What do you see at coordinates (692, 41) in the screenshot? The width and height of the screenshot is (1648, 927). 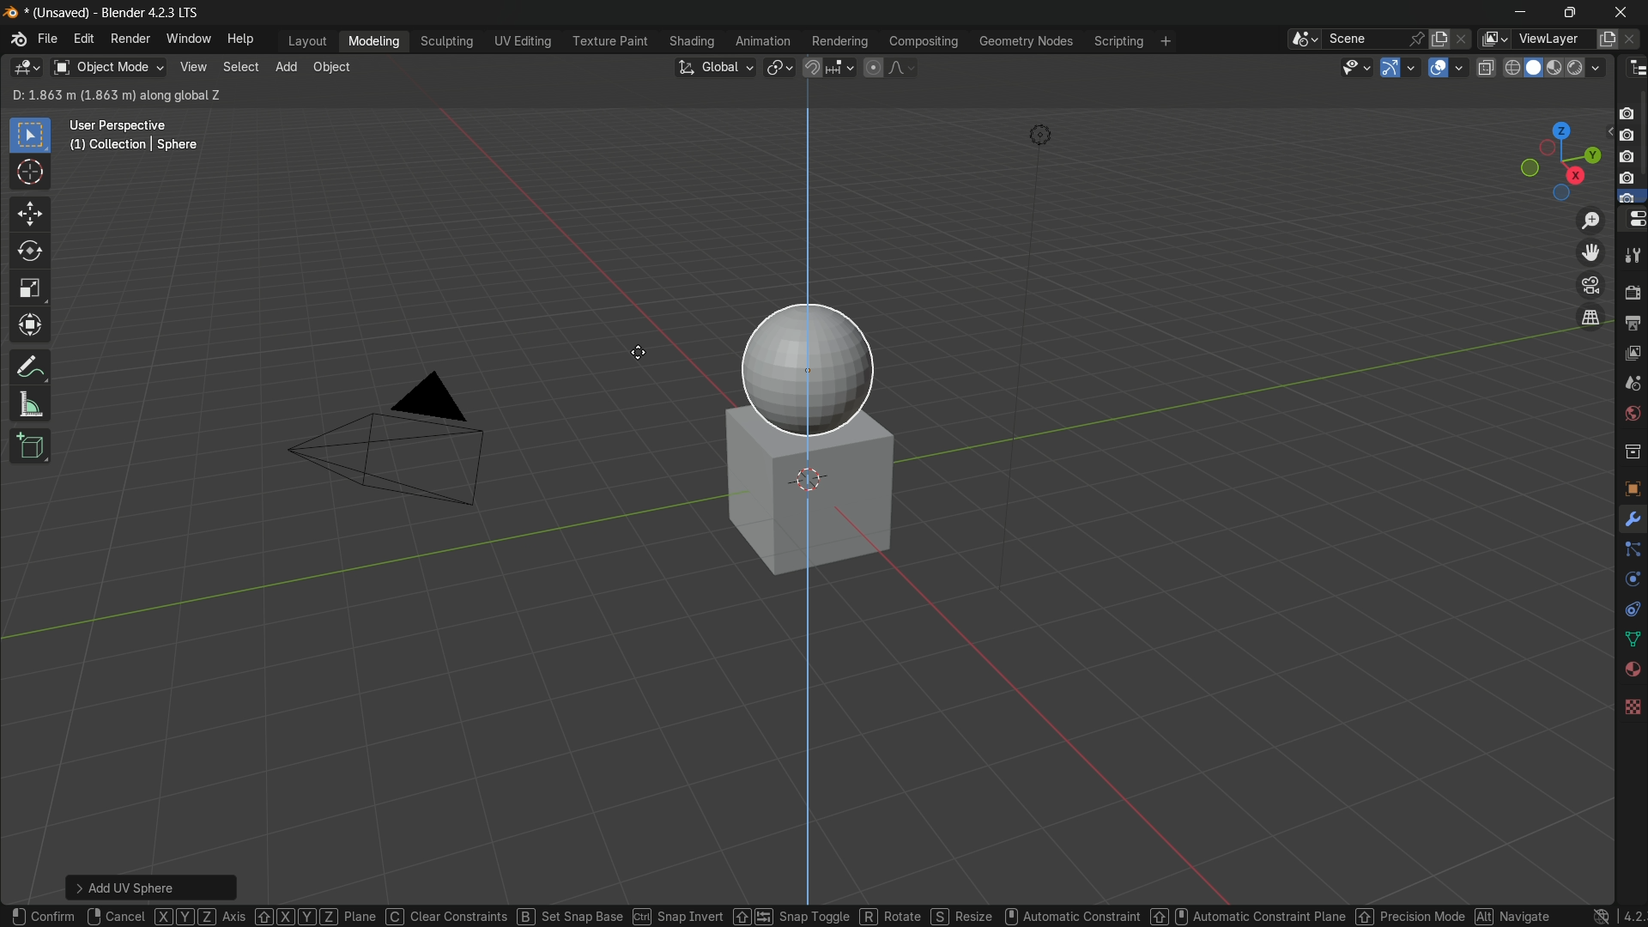 I see `shading menu` at bounding box center [692, 41].